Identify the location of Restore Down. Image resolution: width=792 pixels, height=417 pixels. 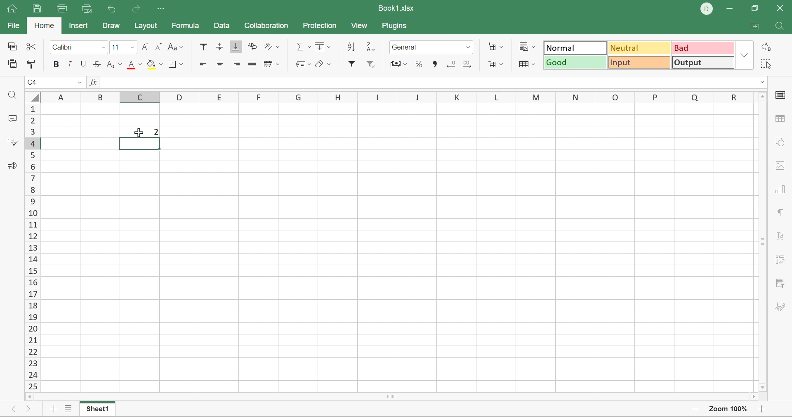
(756, 7).